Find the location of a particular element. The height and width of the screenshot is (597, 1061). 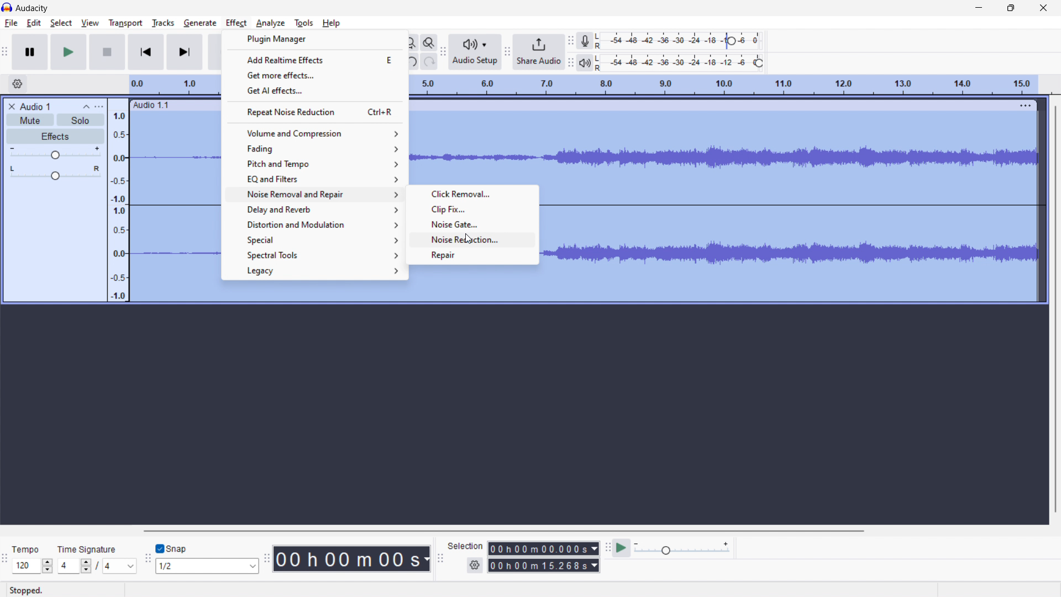

close is located at coordinates (1043, 8).